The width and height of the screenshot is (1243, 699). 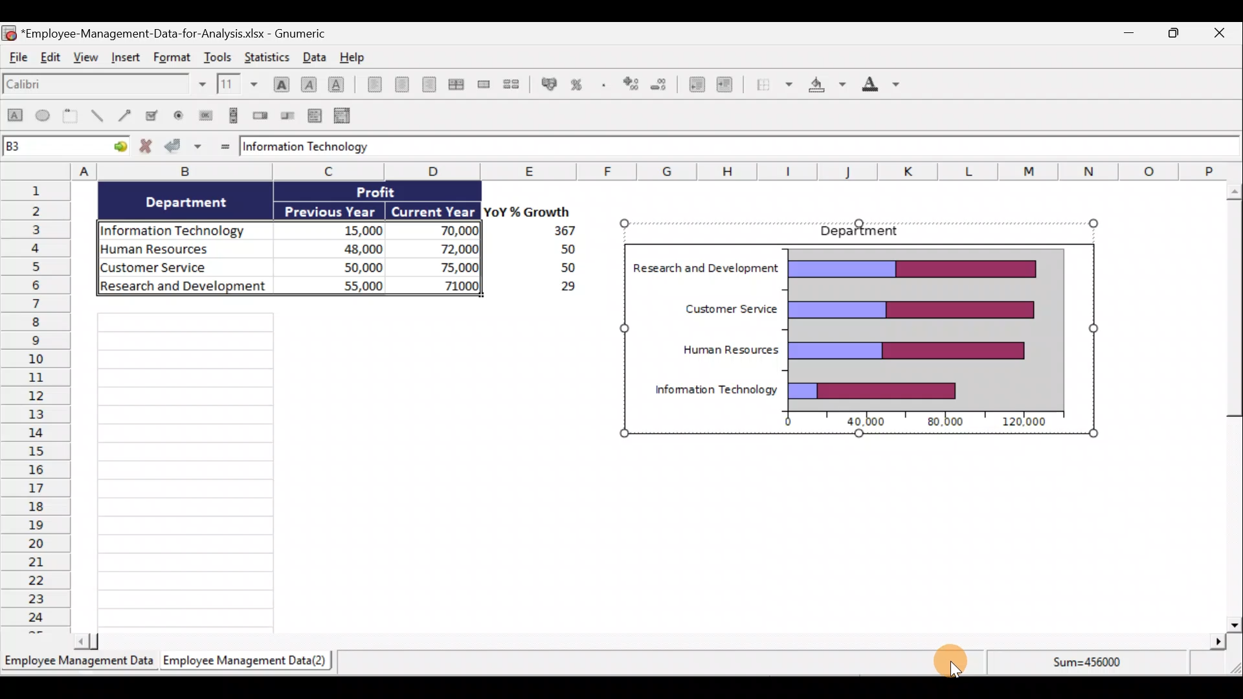 What do you see at coordinates (262, 115) in the screenshot?
I see `Create a spin button` at bounding box center [262, 115].